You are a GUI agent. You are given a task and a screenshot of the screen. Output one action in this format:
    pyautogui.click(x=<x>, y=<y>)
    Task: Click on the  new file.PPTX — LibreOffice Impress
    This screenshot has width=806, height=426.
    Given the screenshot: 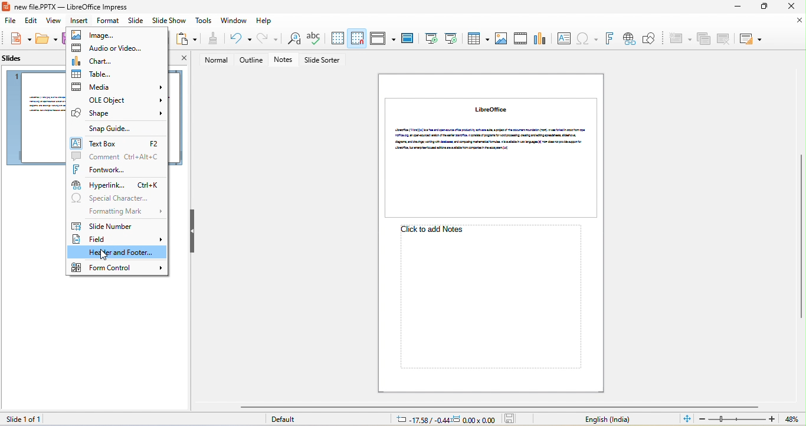 What is the action you would take?
    pyautogui.click(x=68, y=6)
    